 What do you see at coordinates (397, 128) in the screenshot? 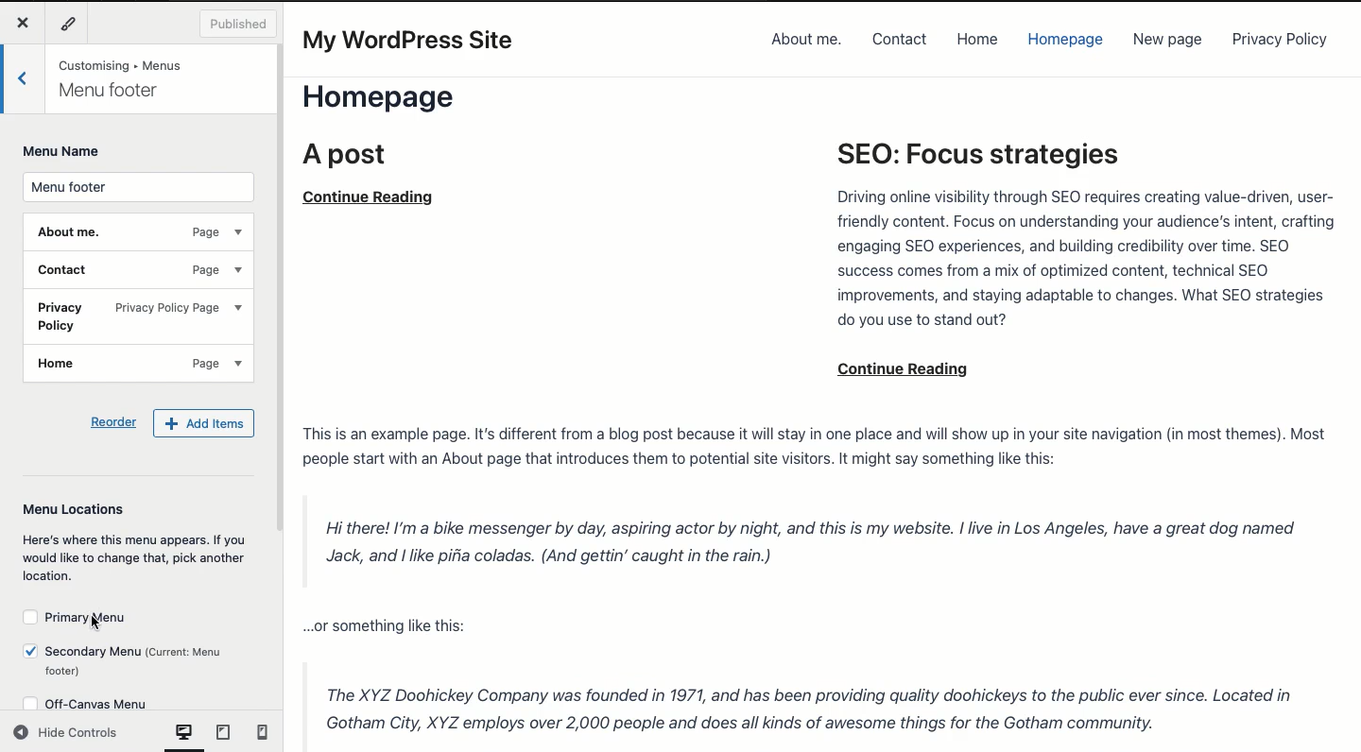
I see `Home page` at bounding box center [397, 128].